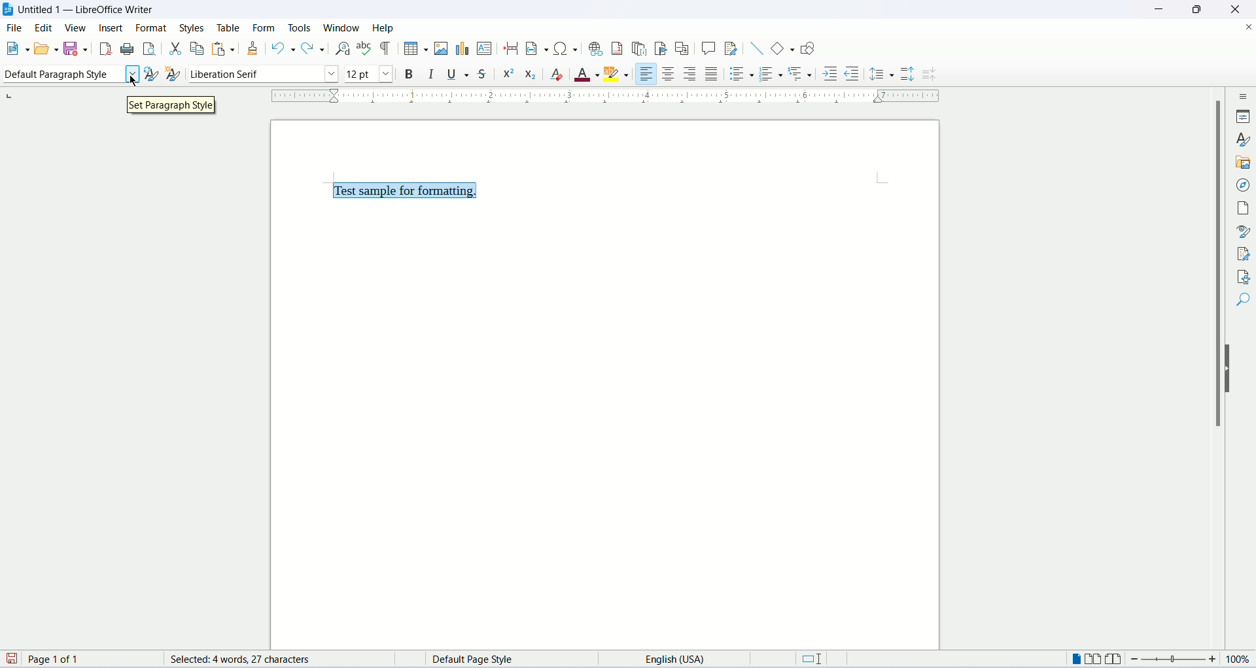 The height and width of the screenshot is (668, 1256). What do you see at coordinates (621, 75) in the screenshot?
I see `highlighting color` at bounding box center [621, 75].